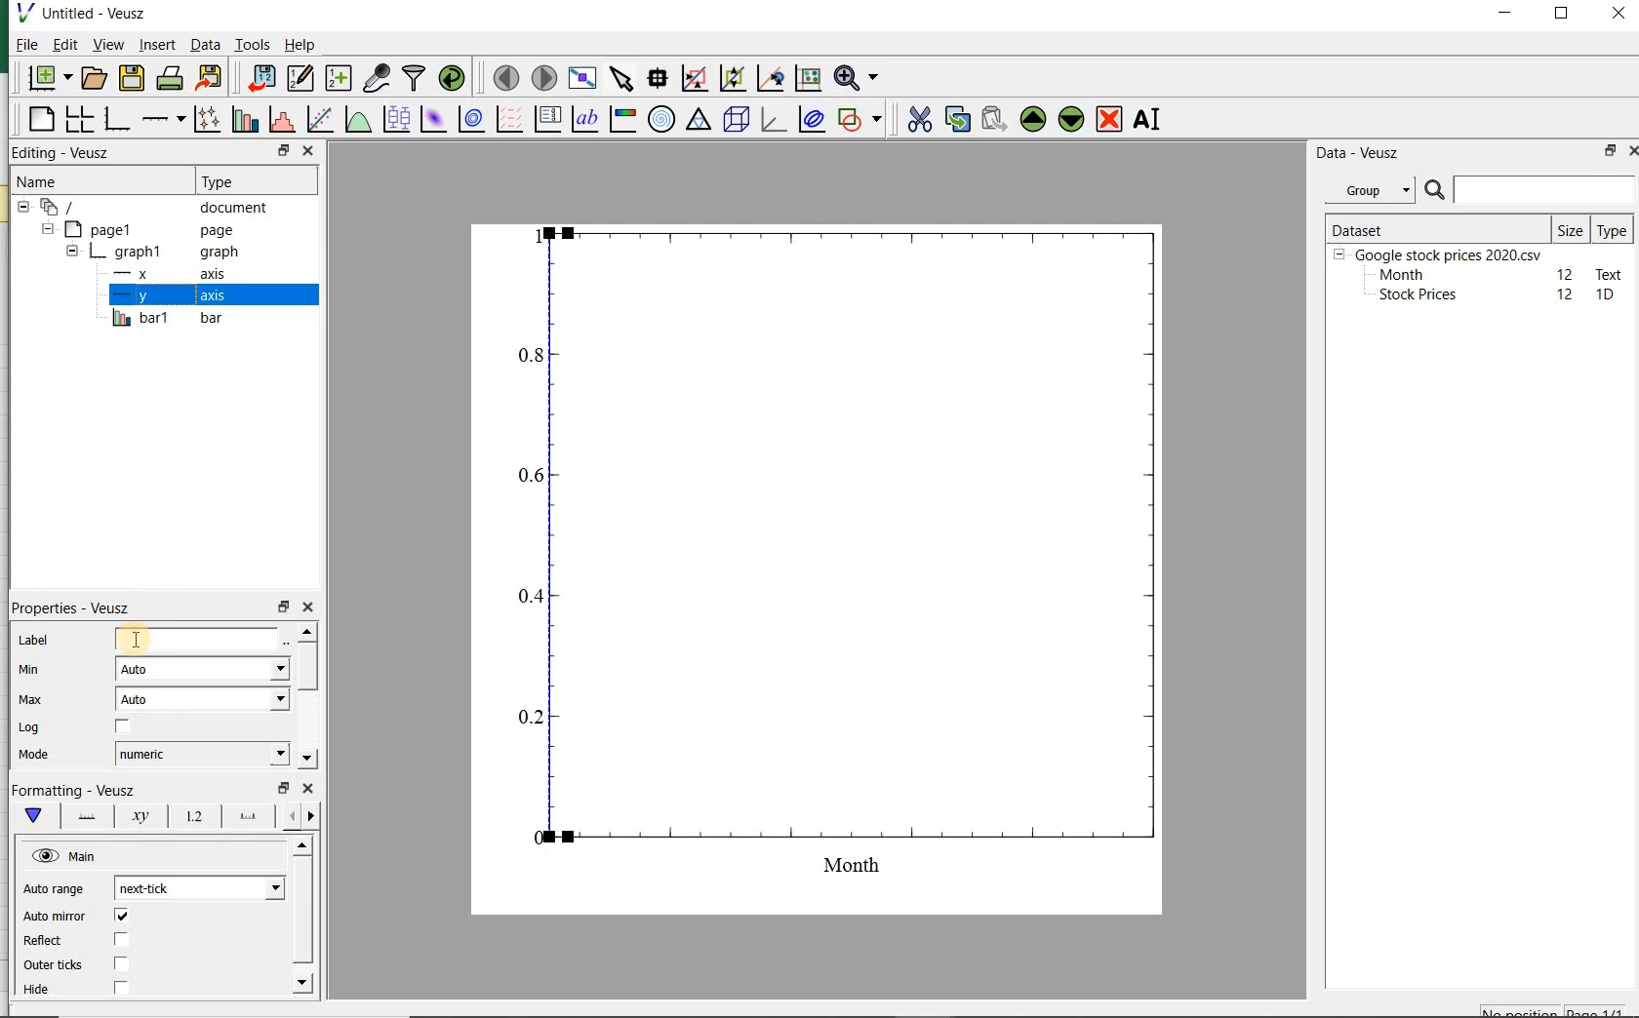 The height and width of the screenshot is (1018, 1639). What do you see at coordinates (302, 47) in the screenshot?
I see `Help` at bounding box center [302, 47].